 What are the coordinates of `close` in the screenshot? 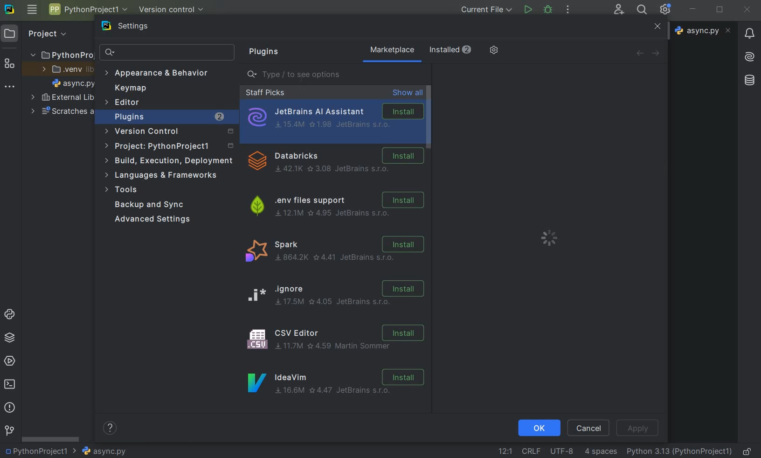 It's located at (747, 10).